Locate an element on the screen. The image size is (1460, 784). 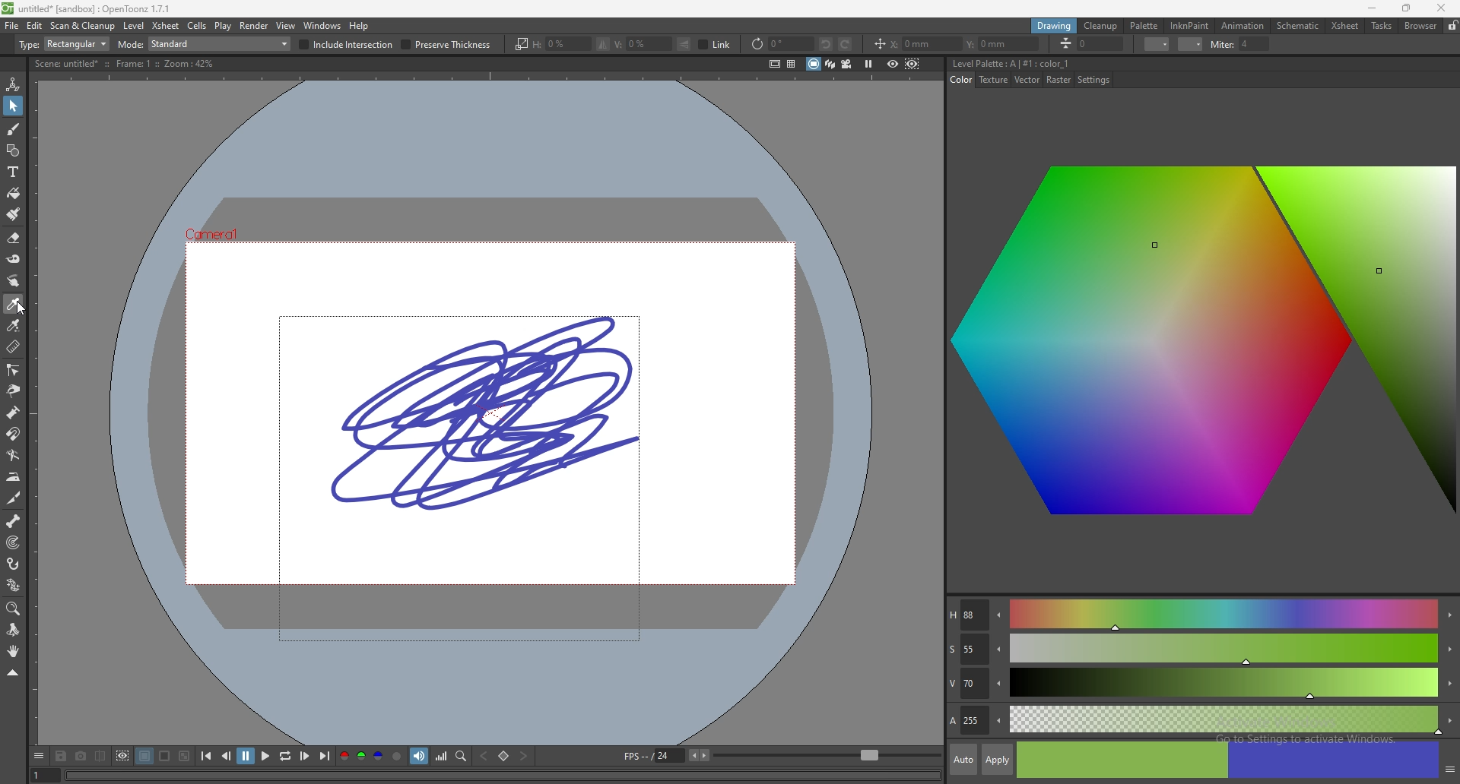
histogram is located at coordinates (441, 756).